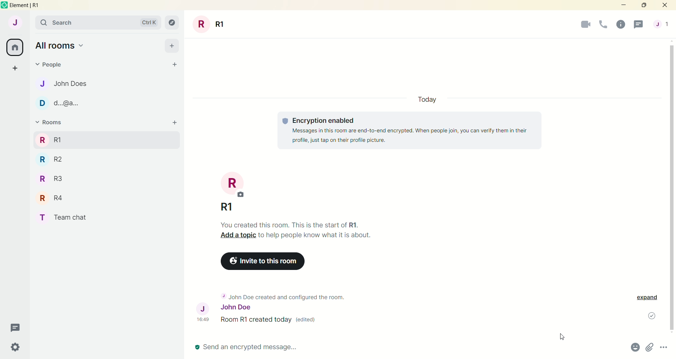  Describe the element at coordinates (648, 299) in the screenshot. I see `expand` at that location.